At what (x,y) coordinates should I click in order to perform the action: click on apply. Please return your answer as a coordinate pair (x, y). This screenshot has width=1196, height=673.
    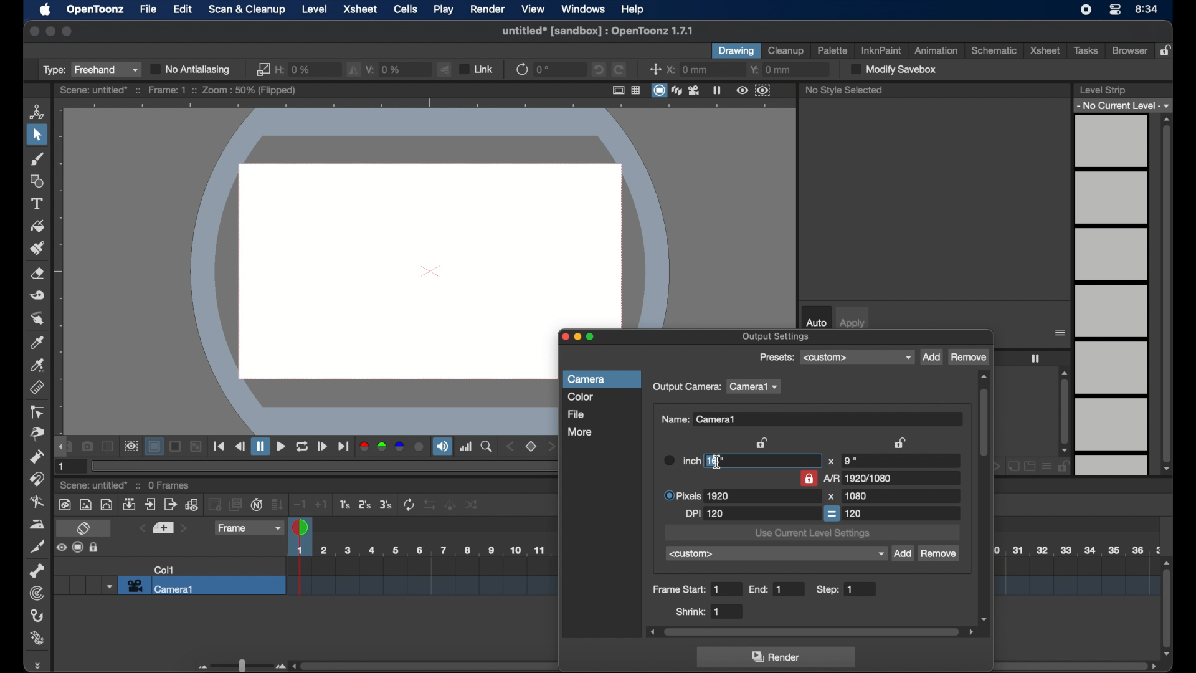
    Looking at the image, I should click on (853, 323).